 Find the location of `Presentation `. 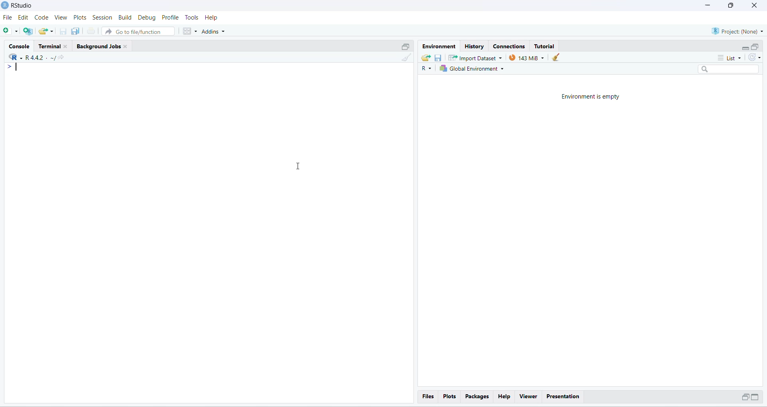

Presentation  is located at coordinates (563, 397).